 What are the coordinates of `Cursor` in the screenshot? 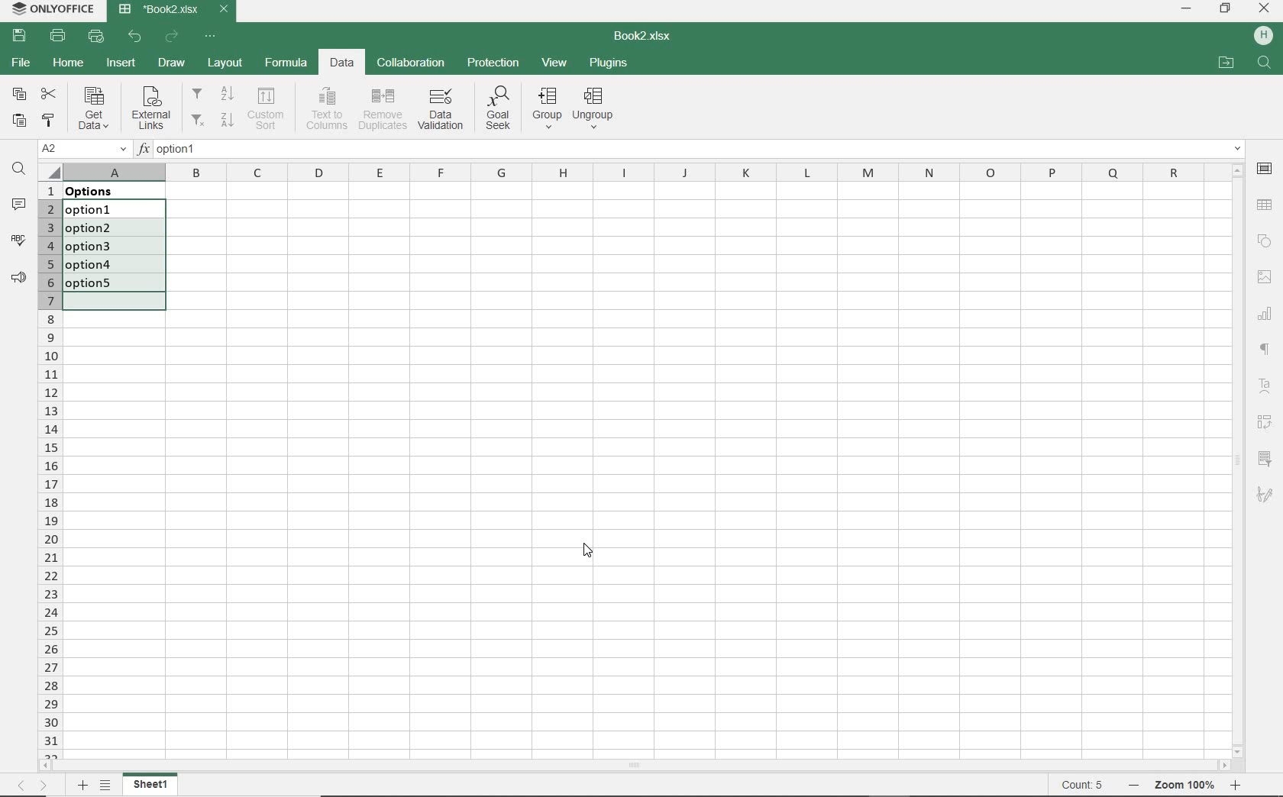 It's located at (587, 557).